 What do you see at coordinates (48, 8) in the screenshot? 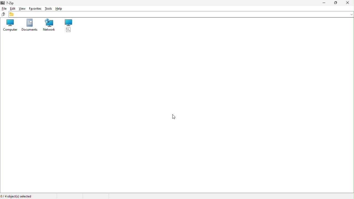
I see `Tools` at bounding box center [48, 8].